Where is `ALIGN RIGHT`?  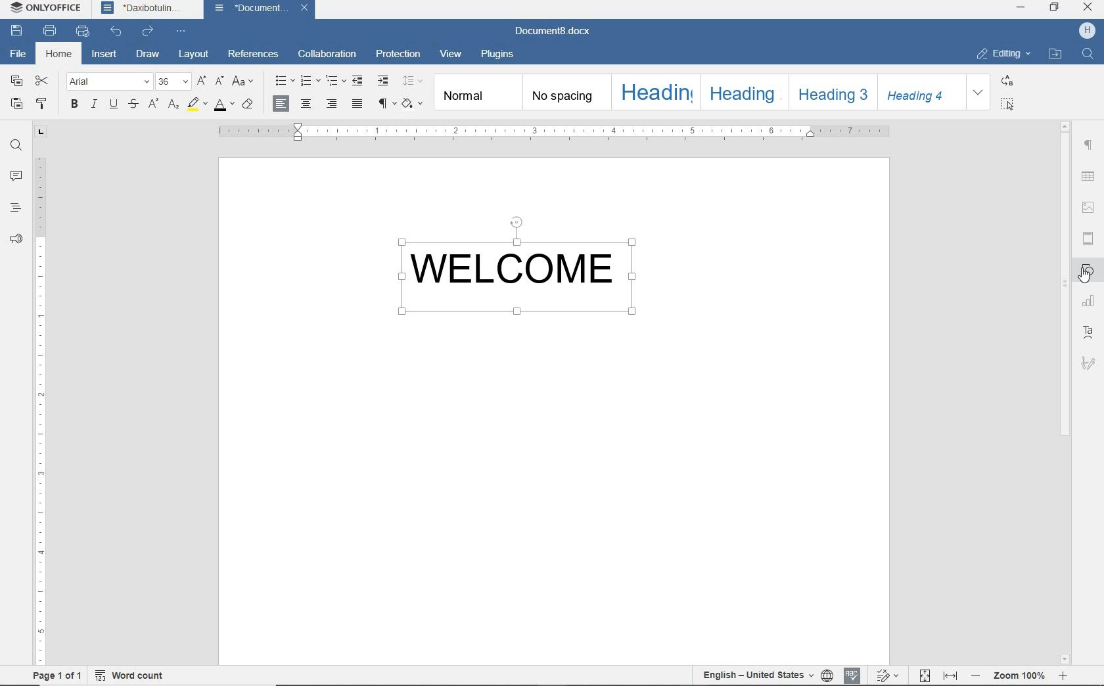 ALIGN RIGHT is located at coordinates (332, 103).